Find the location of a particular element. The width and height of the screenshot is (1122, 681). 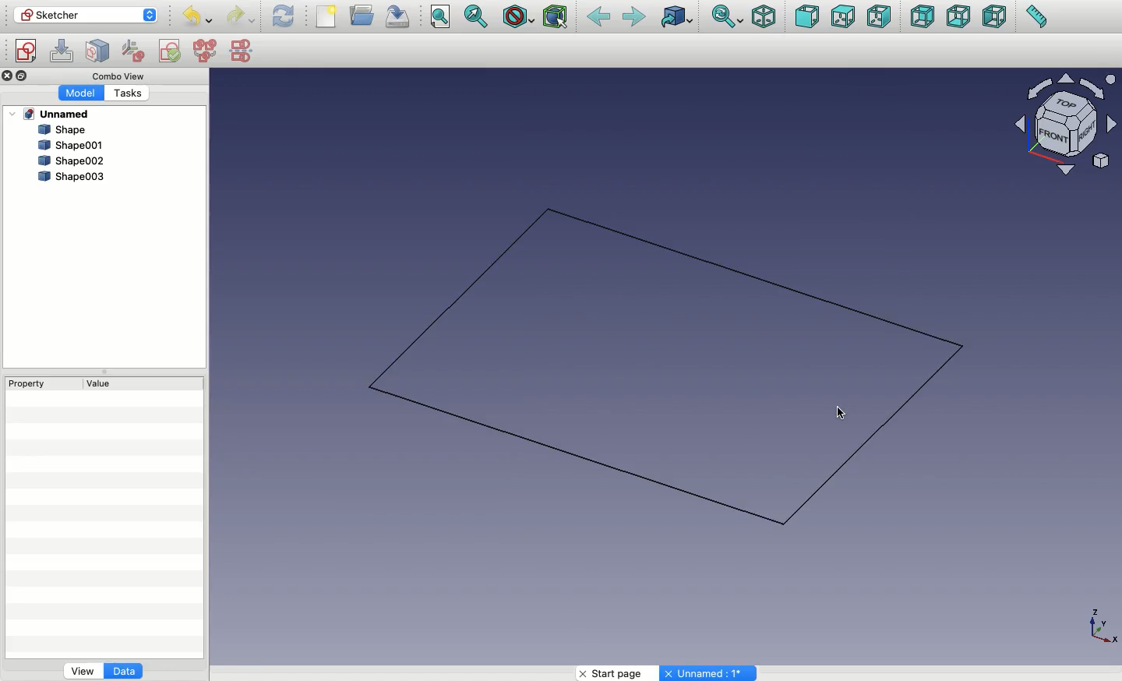

Back is located at coordinates (600, 18).